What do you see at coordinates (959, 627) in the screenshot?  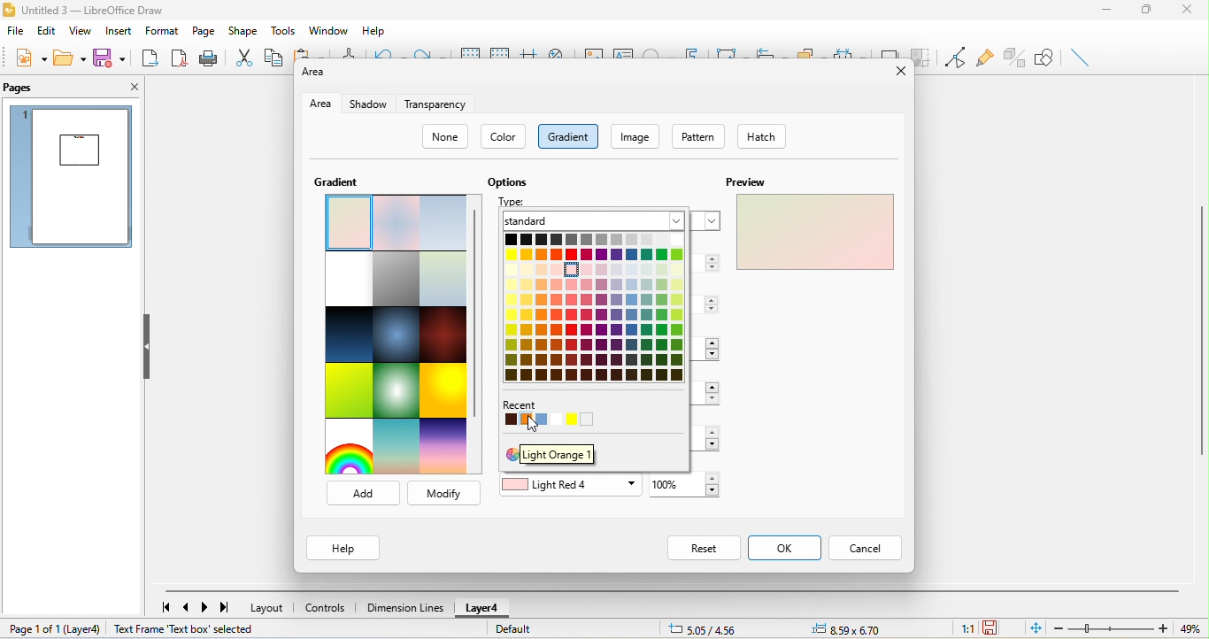 I see `1:1` at bounding box center [959, 627].